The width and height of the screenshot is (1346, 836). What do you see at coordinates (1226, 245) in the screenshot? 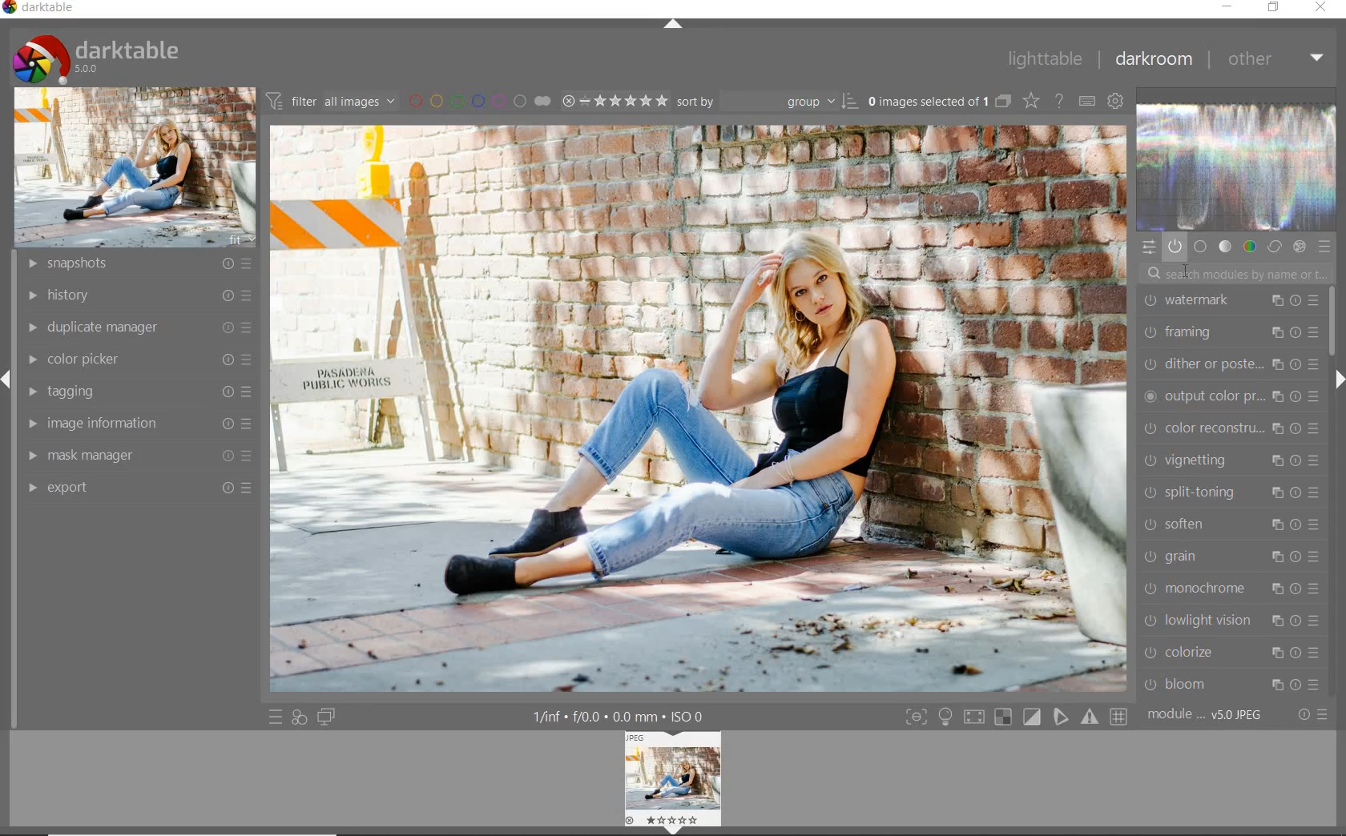
I see `tone` at bounding box center [1226, 245].